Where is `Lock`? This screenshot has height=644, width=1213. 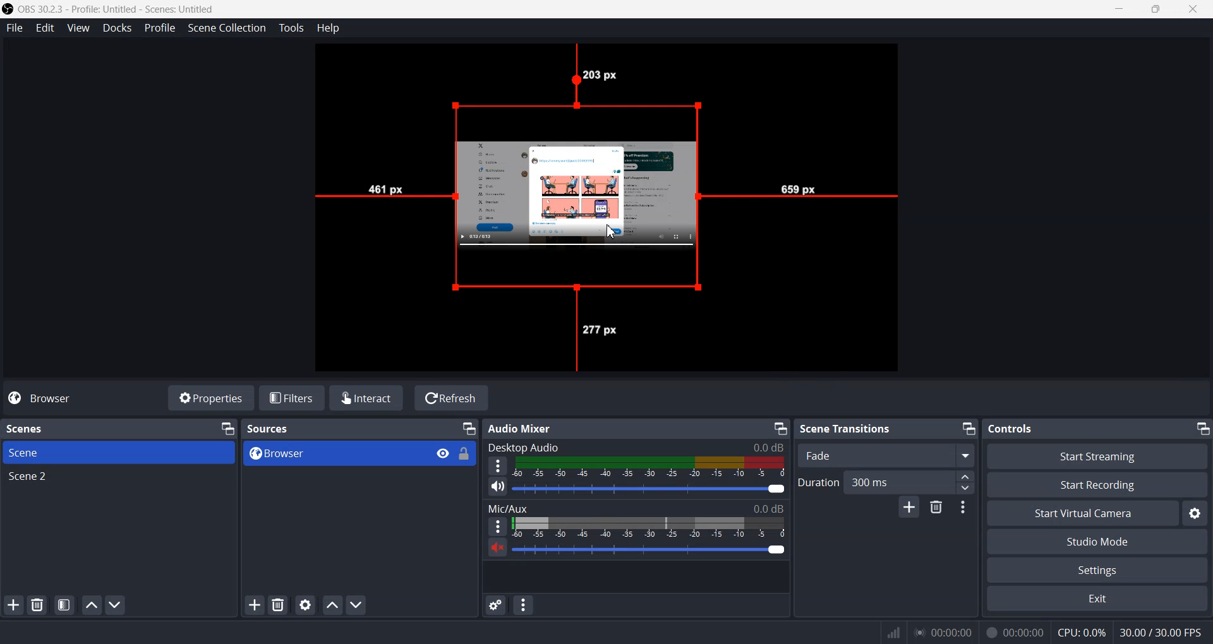 Lock is located at coordinates (468, 458).